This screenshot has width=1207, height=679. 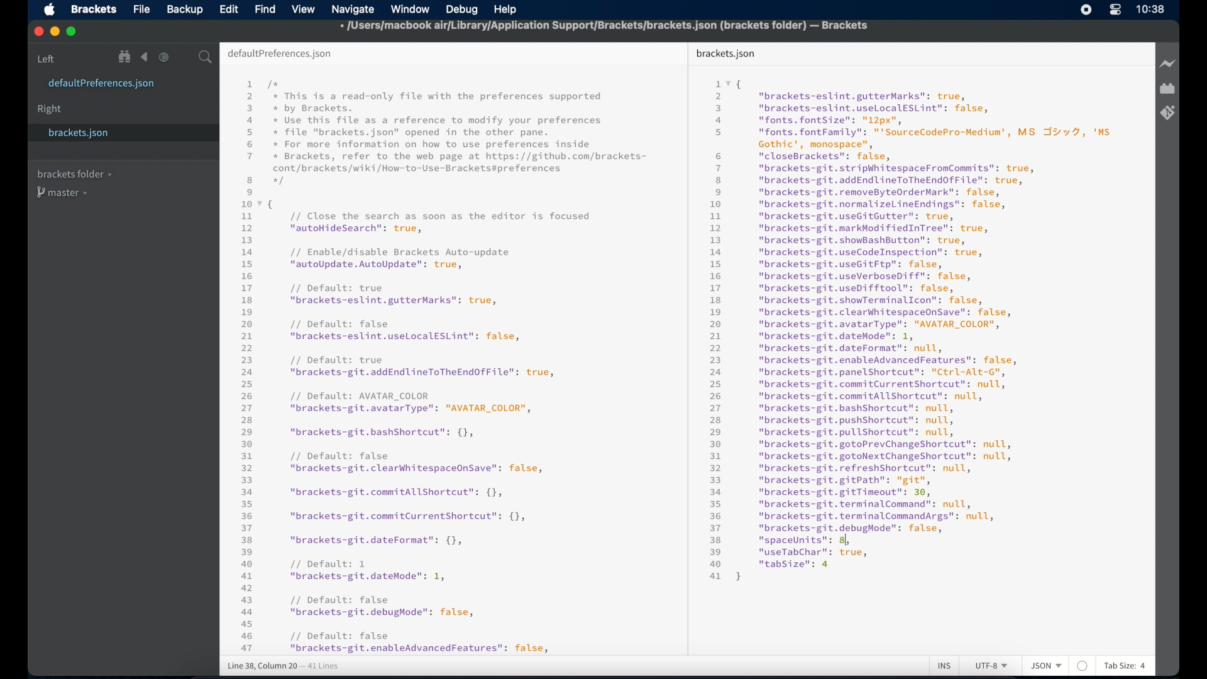 I want to click on line  38,  column 20 - 41 lines, so click(x=284, y=666).